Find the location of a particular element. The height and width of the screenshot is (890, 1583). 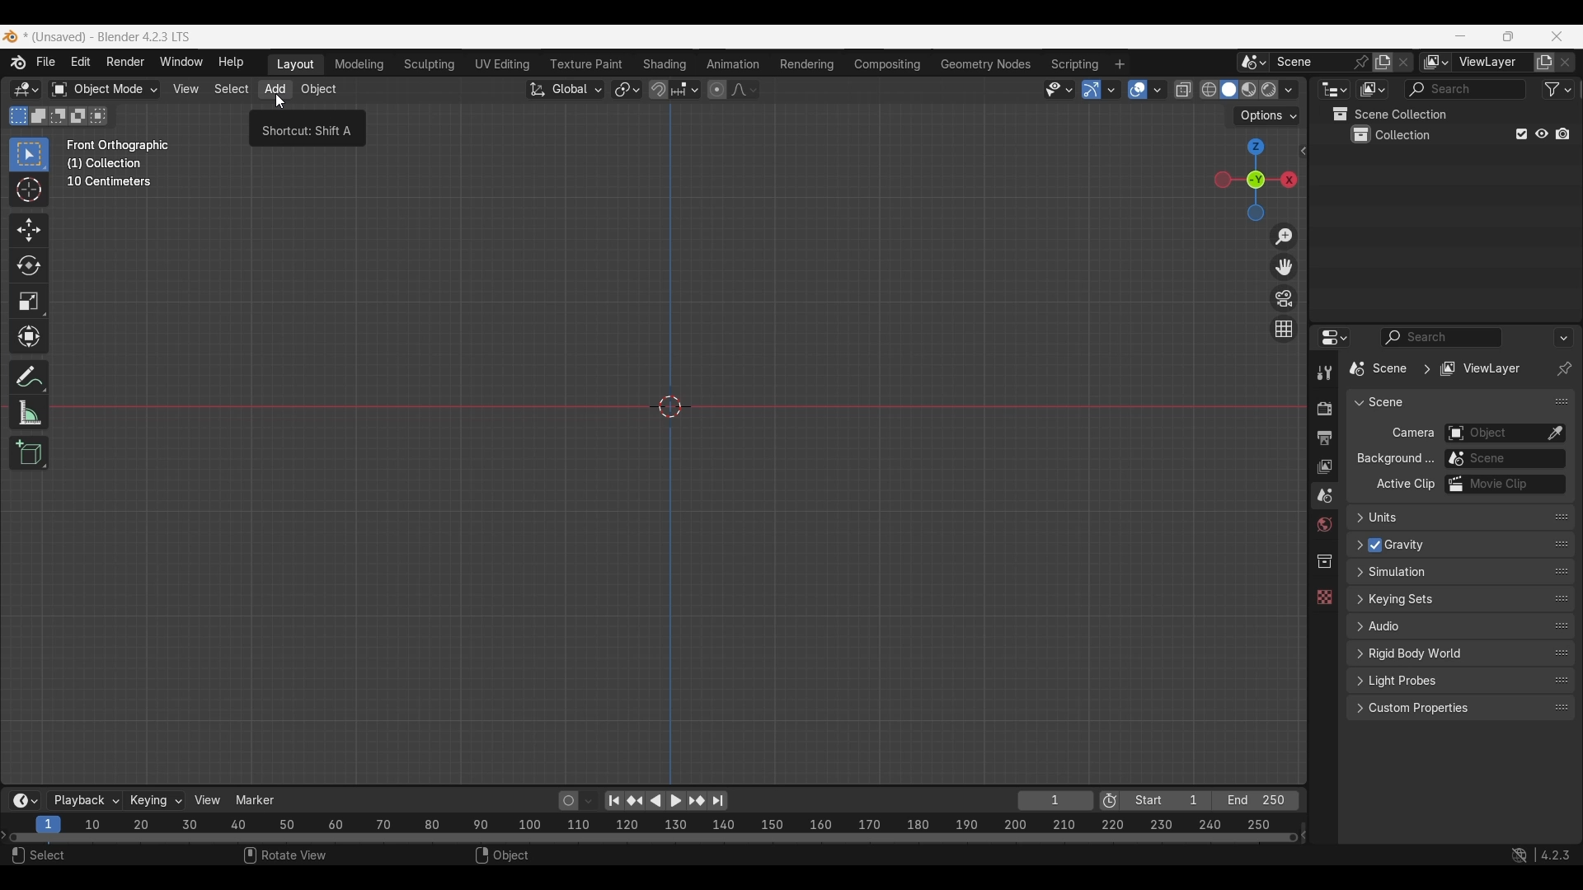

Auto keyframing is located at coordinates (589, 801).